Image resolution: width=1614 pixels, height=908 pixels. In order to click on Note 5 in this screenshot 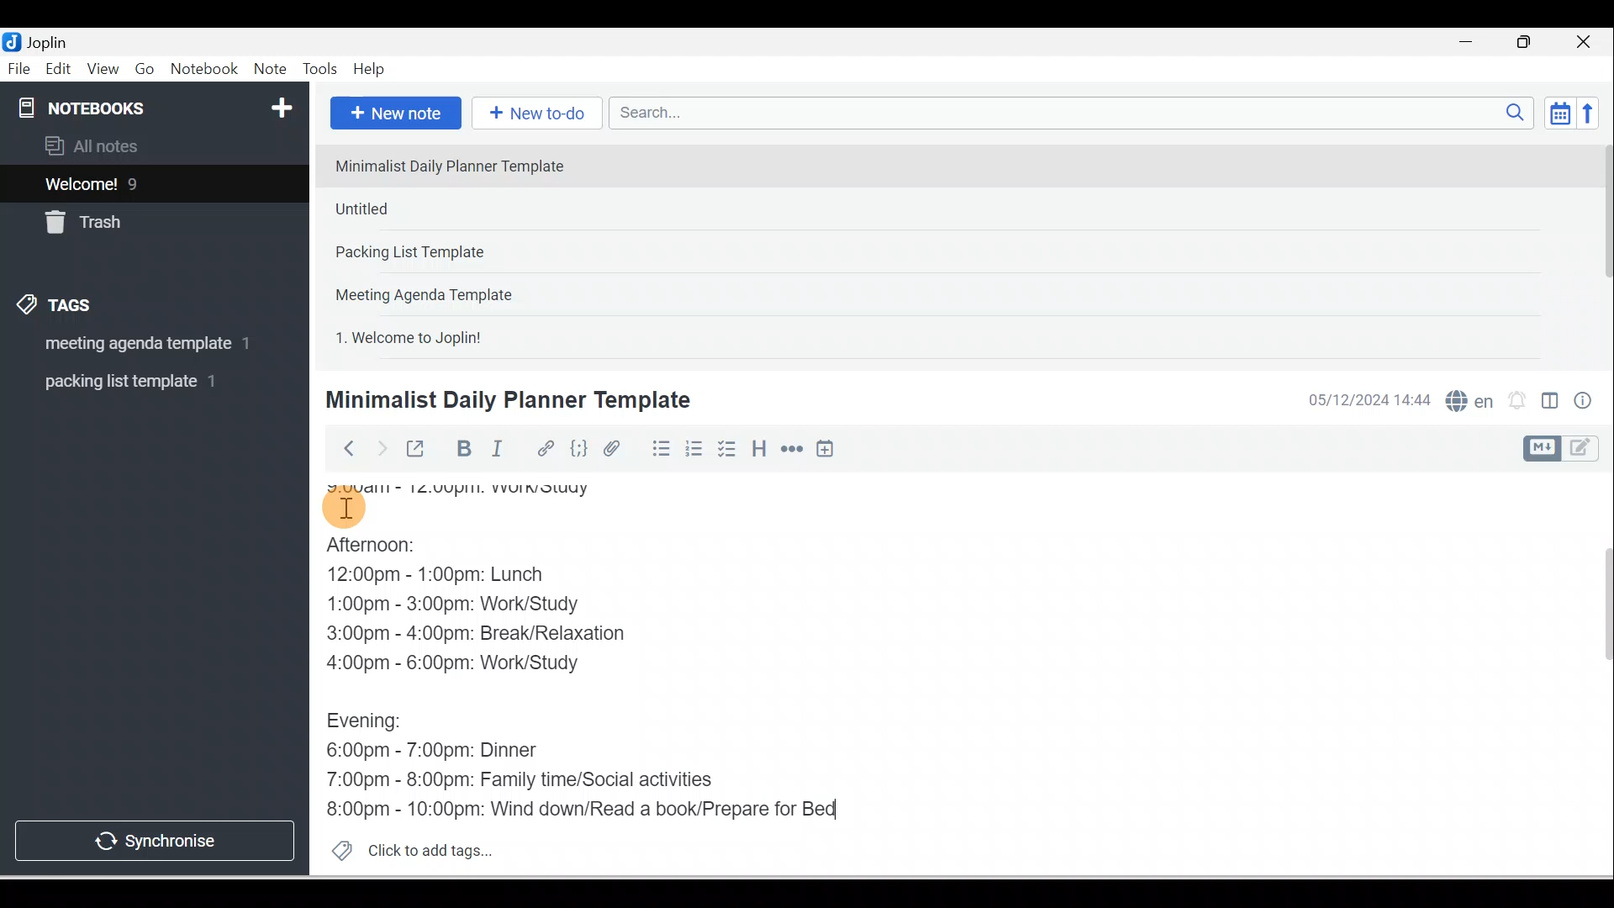, I will do `click(470, 335)`.